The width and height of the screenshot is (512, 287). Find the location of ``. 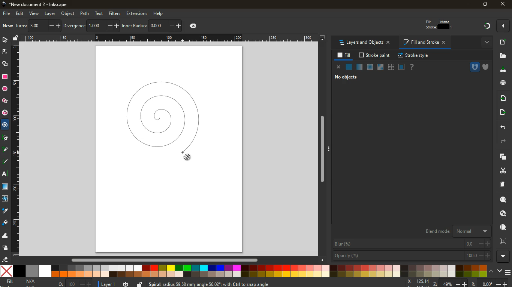

 is located at coordinates (169, 38).